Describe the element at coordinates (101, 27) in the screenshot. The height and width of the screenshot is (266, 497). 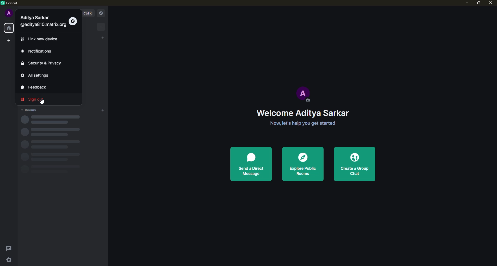
I see `add` at that location.